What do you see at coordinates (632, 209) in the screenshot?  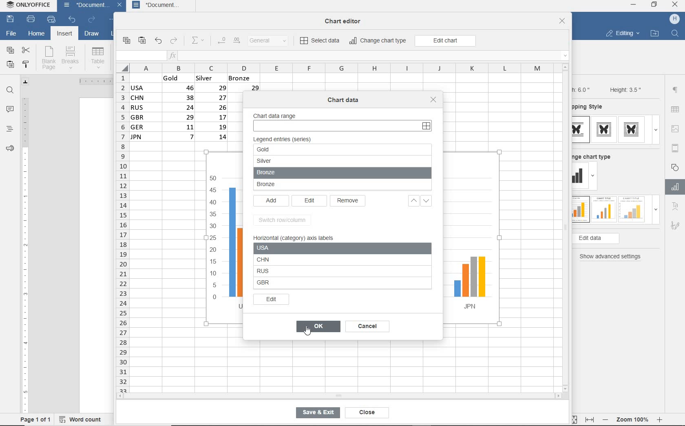 I see `type 3` at bounding box center [632, 209].